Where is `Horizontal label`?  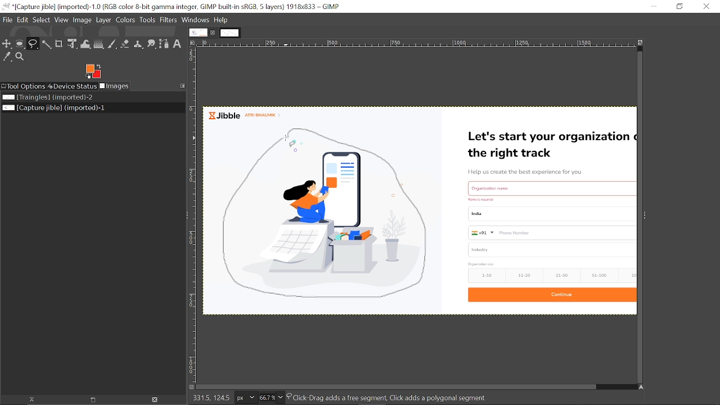 Horizontal label is located at coordinates (417, 44).